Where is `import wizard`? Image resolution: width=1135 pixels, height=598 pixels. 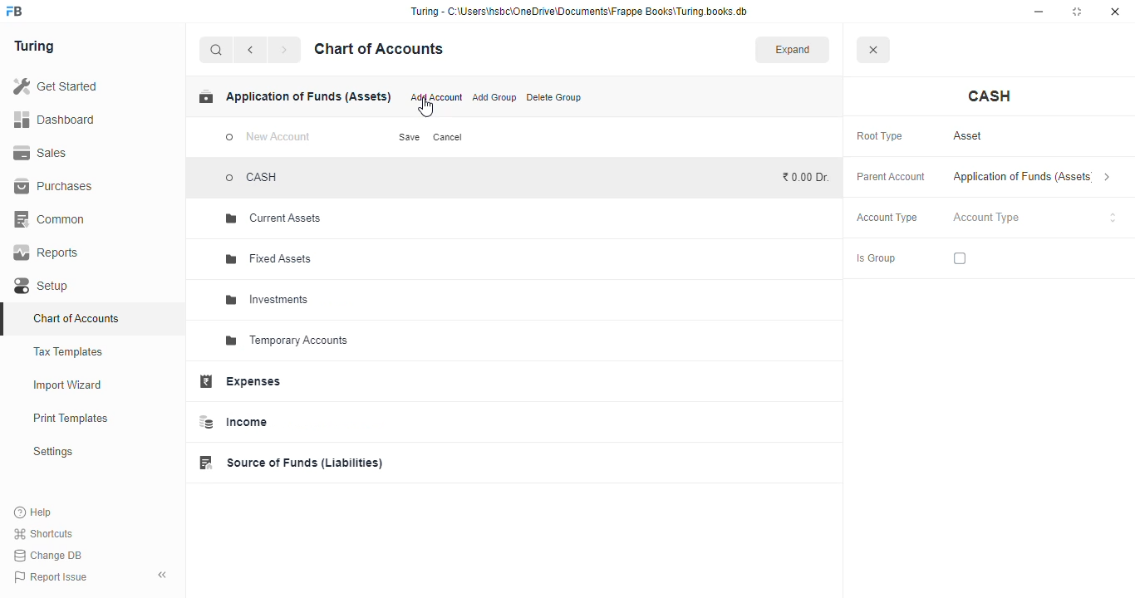
import wizard is located at coordinates (68, 385).